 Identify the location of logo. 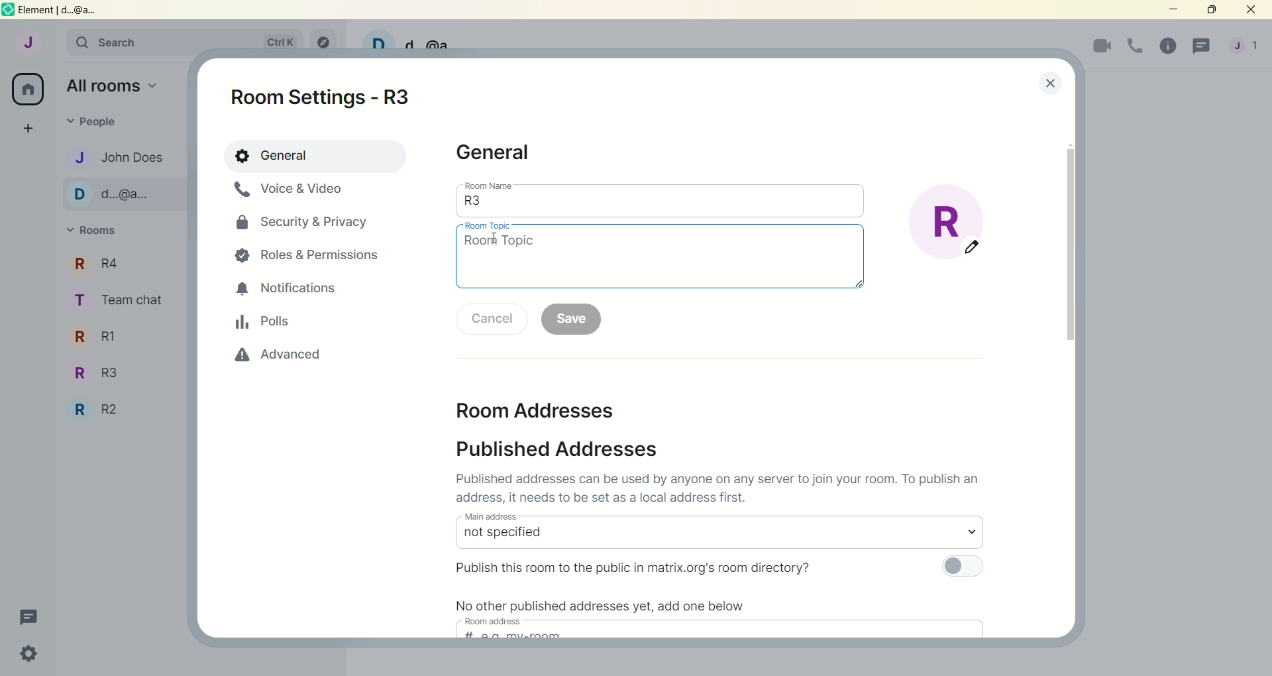
(9, 10).